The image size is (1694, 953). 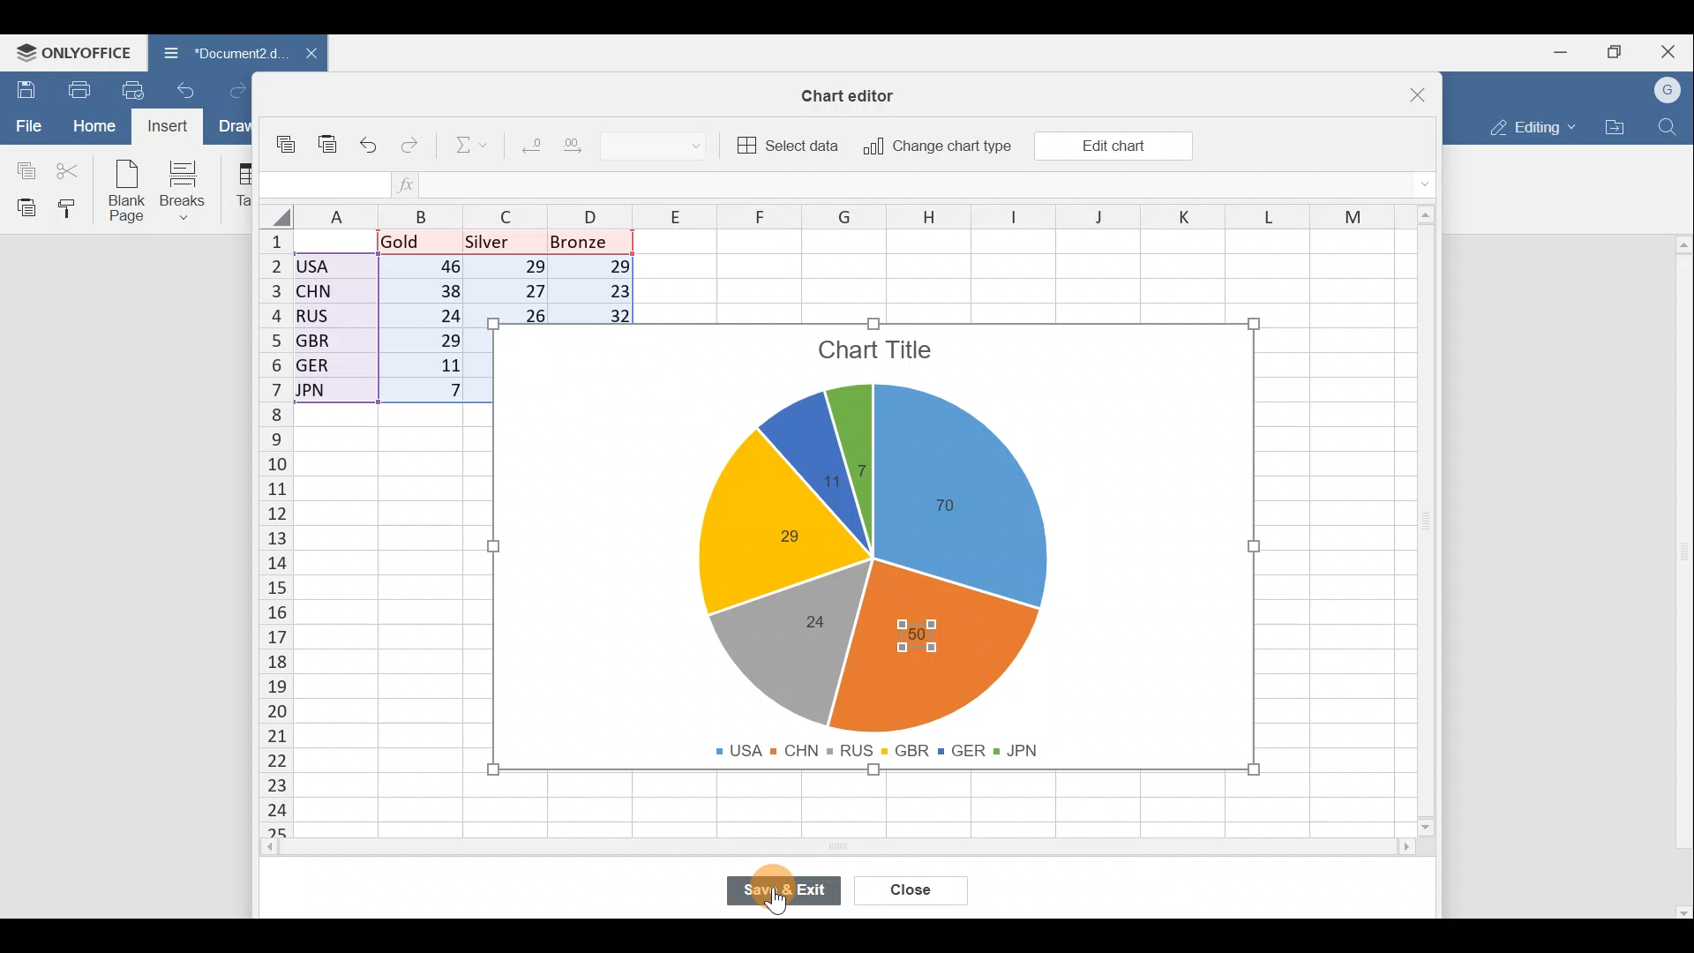 What do you see at coordinates (308, 55) in the screenshot?
I see `Close document` at bounding box center [308, 55].